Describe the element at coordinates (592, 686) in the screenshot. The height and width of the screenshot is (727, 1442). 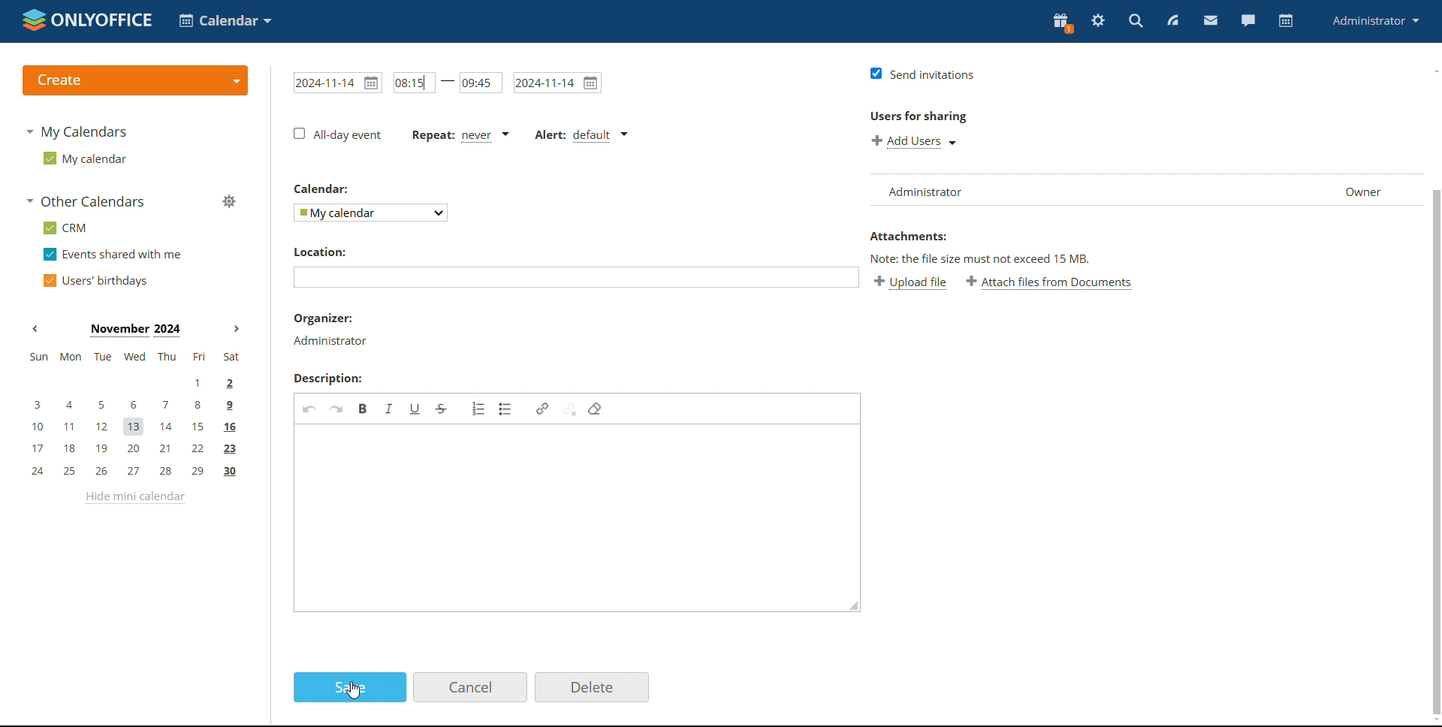
I see `delete` at that location.